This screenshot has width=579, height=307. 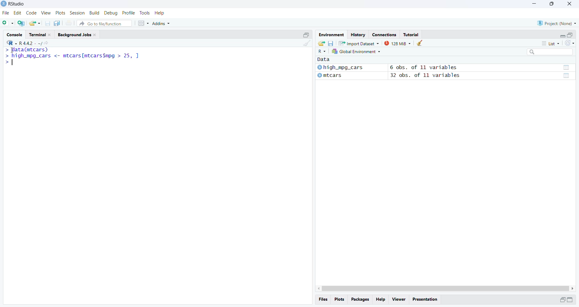 I want to click on Terminal, so click(x=41, y=34).